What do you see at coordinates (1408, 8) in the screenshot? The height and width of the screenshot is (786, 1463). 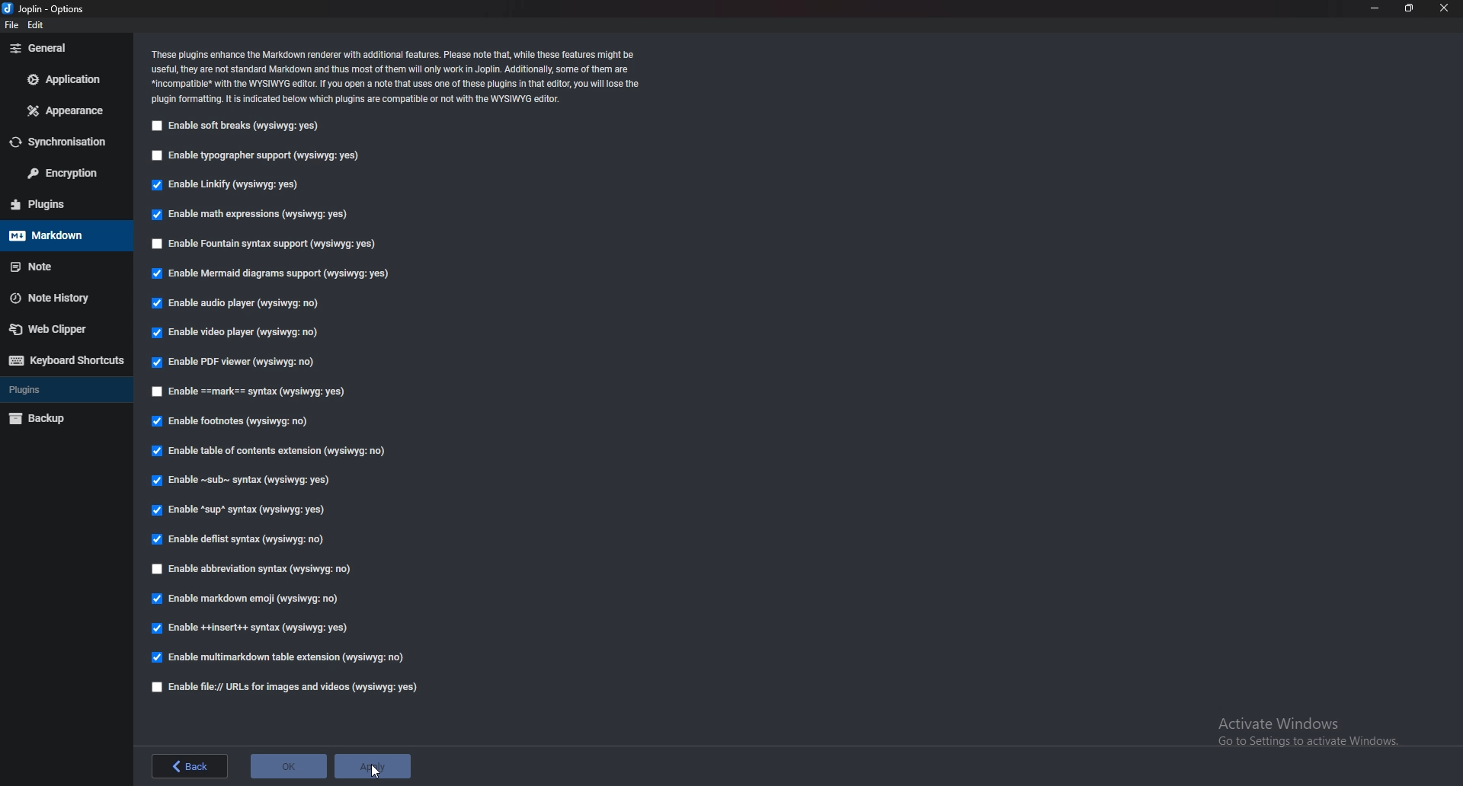 I see `Resize` at bounding box center [1408, 8].